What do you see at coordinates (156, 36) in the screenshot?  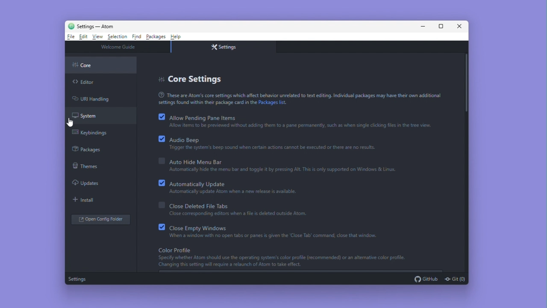 I see `Packages` at bounding box center [156, 36].